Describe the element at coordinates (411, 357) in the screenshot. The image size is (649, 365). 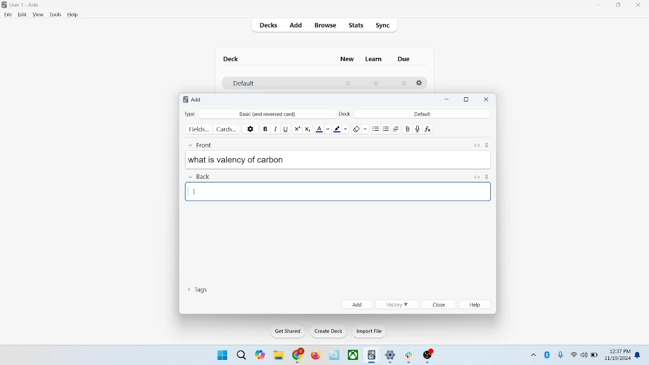
I see `icon` at that location.